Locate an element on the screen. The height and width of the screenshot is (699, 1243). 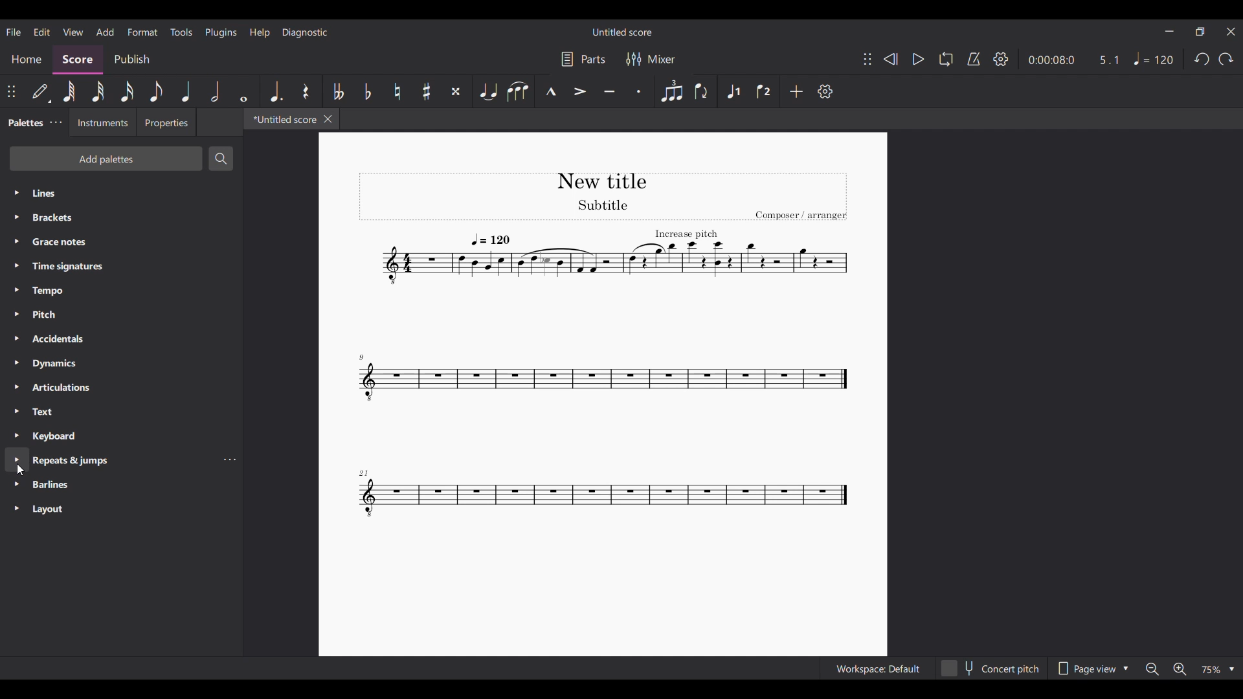
Text is located at coordinates (122, 412).